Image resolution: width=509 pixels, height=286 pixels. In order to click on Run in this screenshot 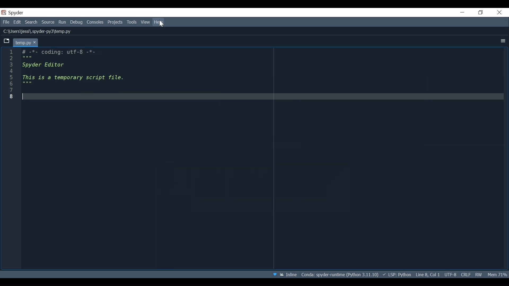, I will do `click(63, 23)`.